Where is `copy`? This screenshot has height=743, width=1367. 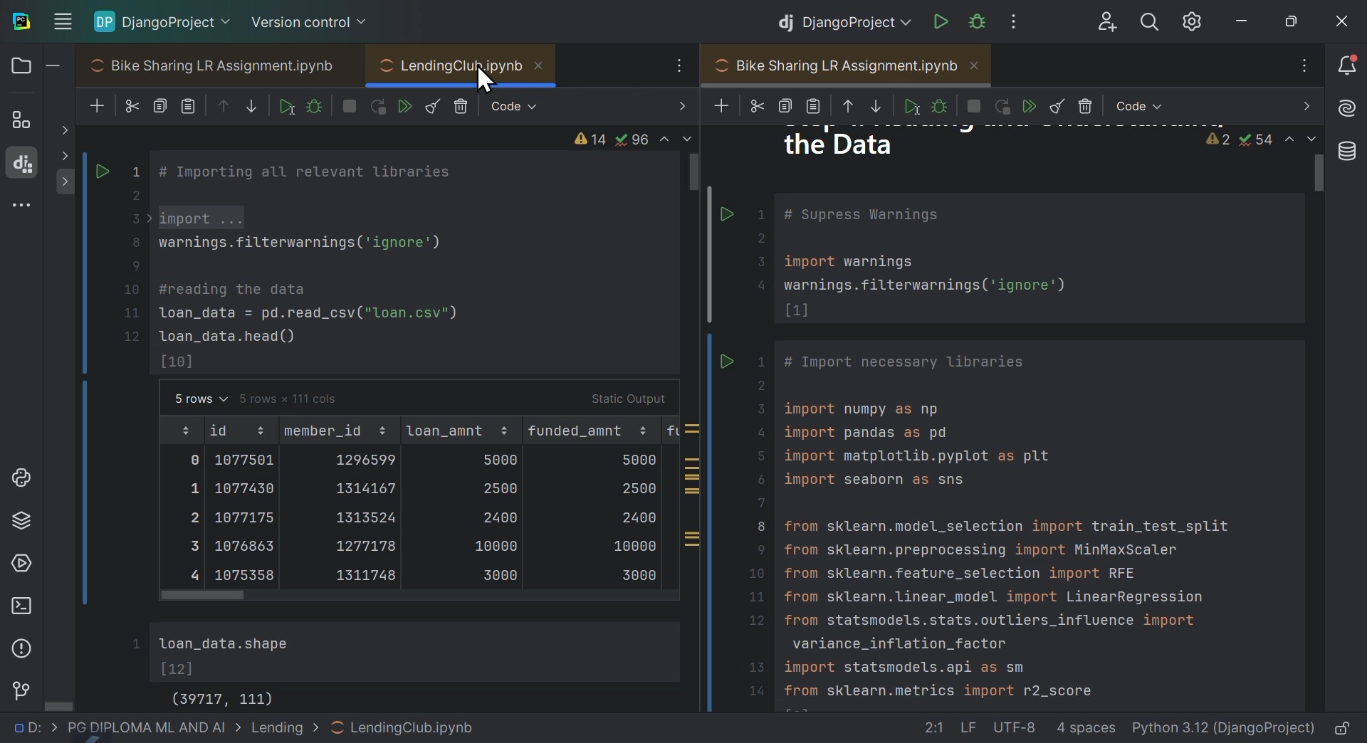
copy is located at coordinates (159, 105).